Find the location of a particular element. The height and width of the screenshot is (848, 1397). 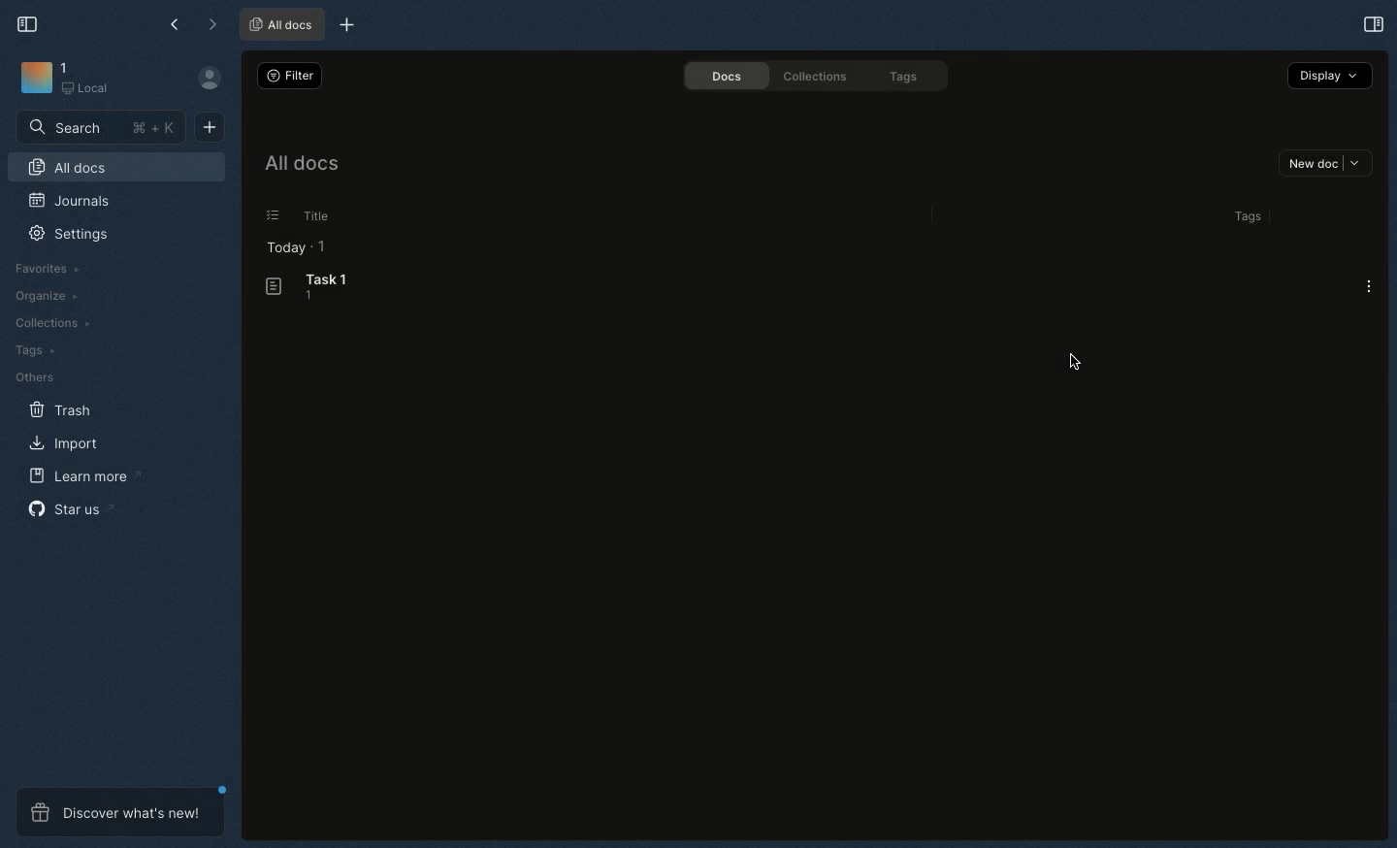

Task 1 is located at coordinates (310, 287).